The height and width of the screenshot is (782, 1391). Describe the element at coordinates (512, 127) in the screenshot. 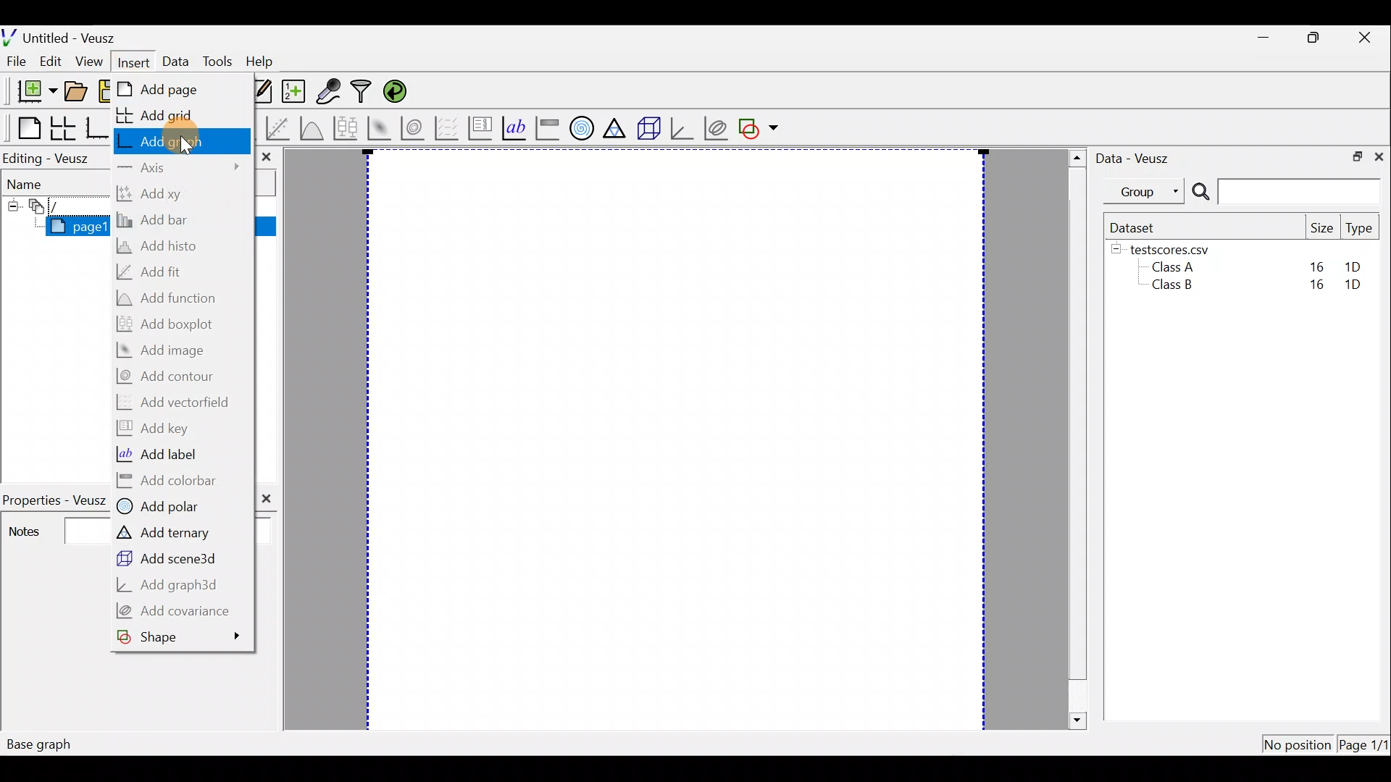

I see `Text label` at that location.